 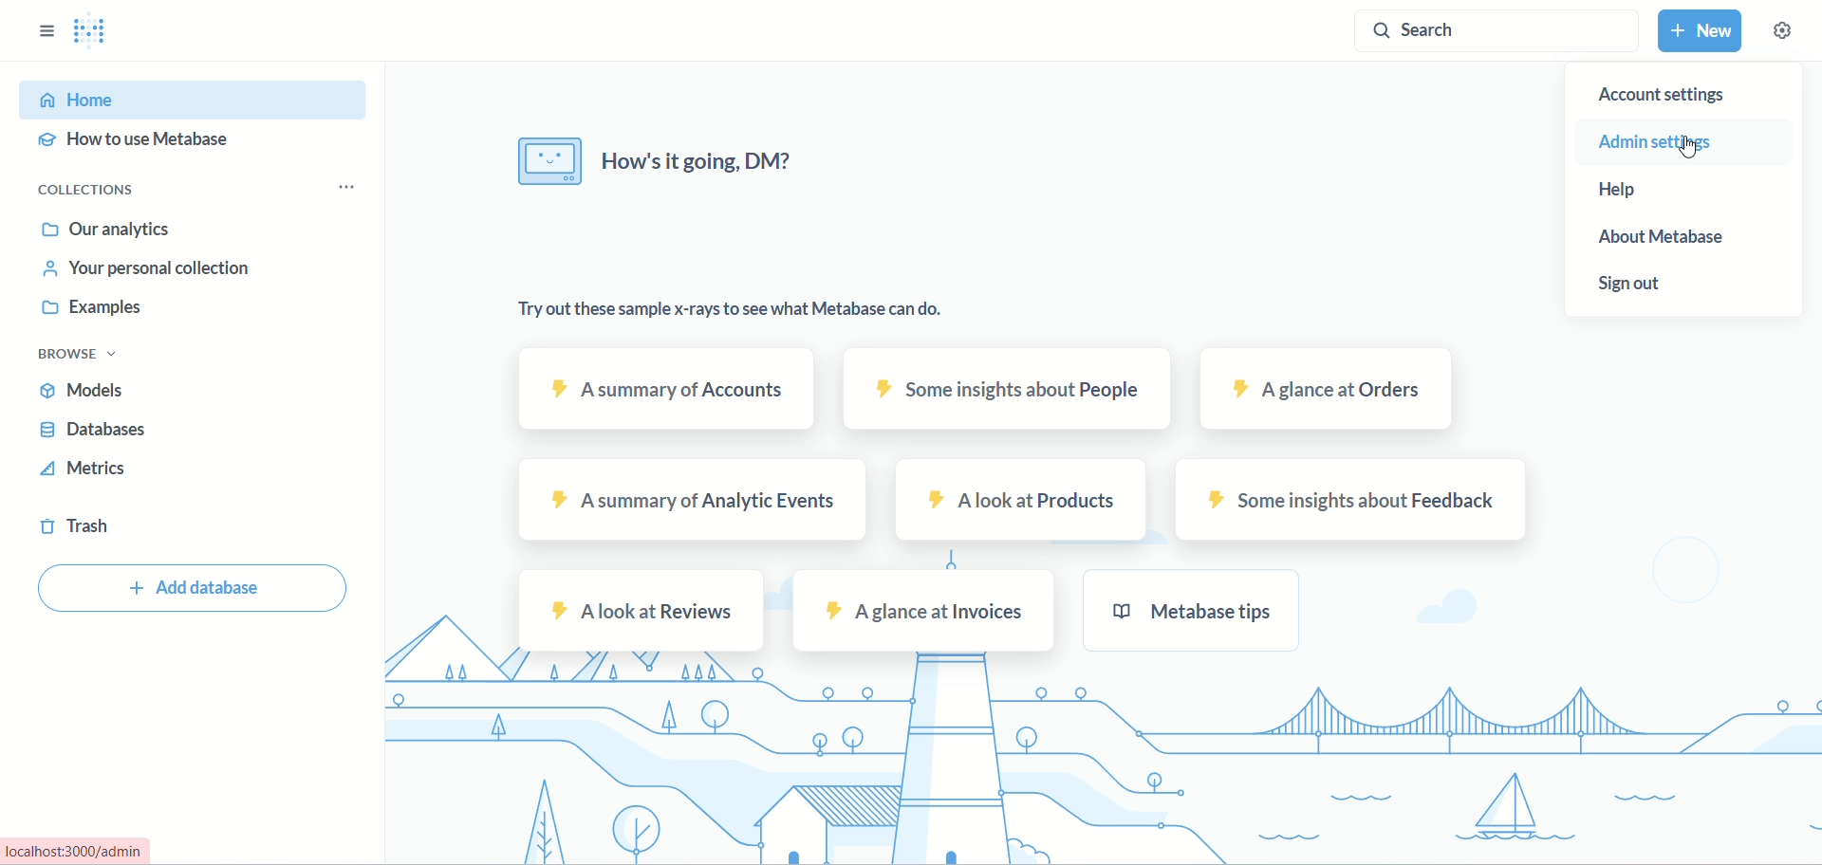 What do you see at coordinates (78, 525) in the screenshot?
I see `trash` at bounding box center [78, 525].